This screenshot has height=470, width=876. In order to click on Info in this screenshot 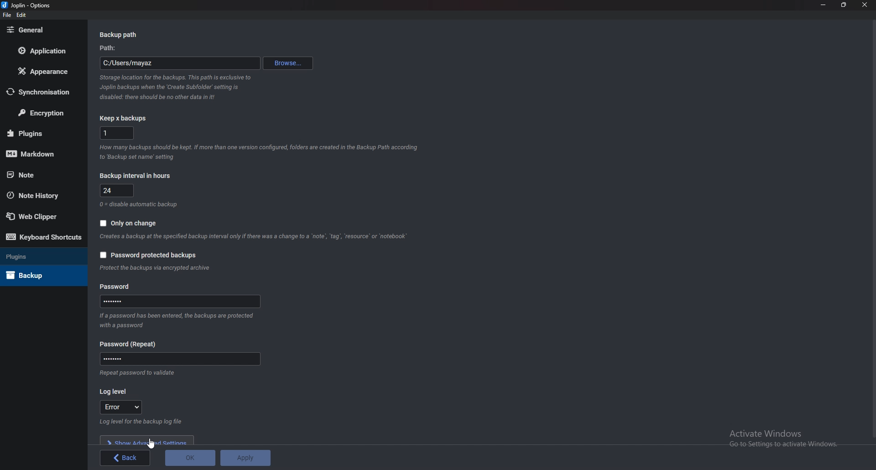, I will do `click(259, 154)`.